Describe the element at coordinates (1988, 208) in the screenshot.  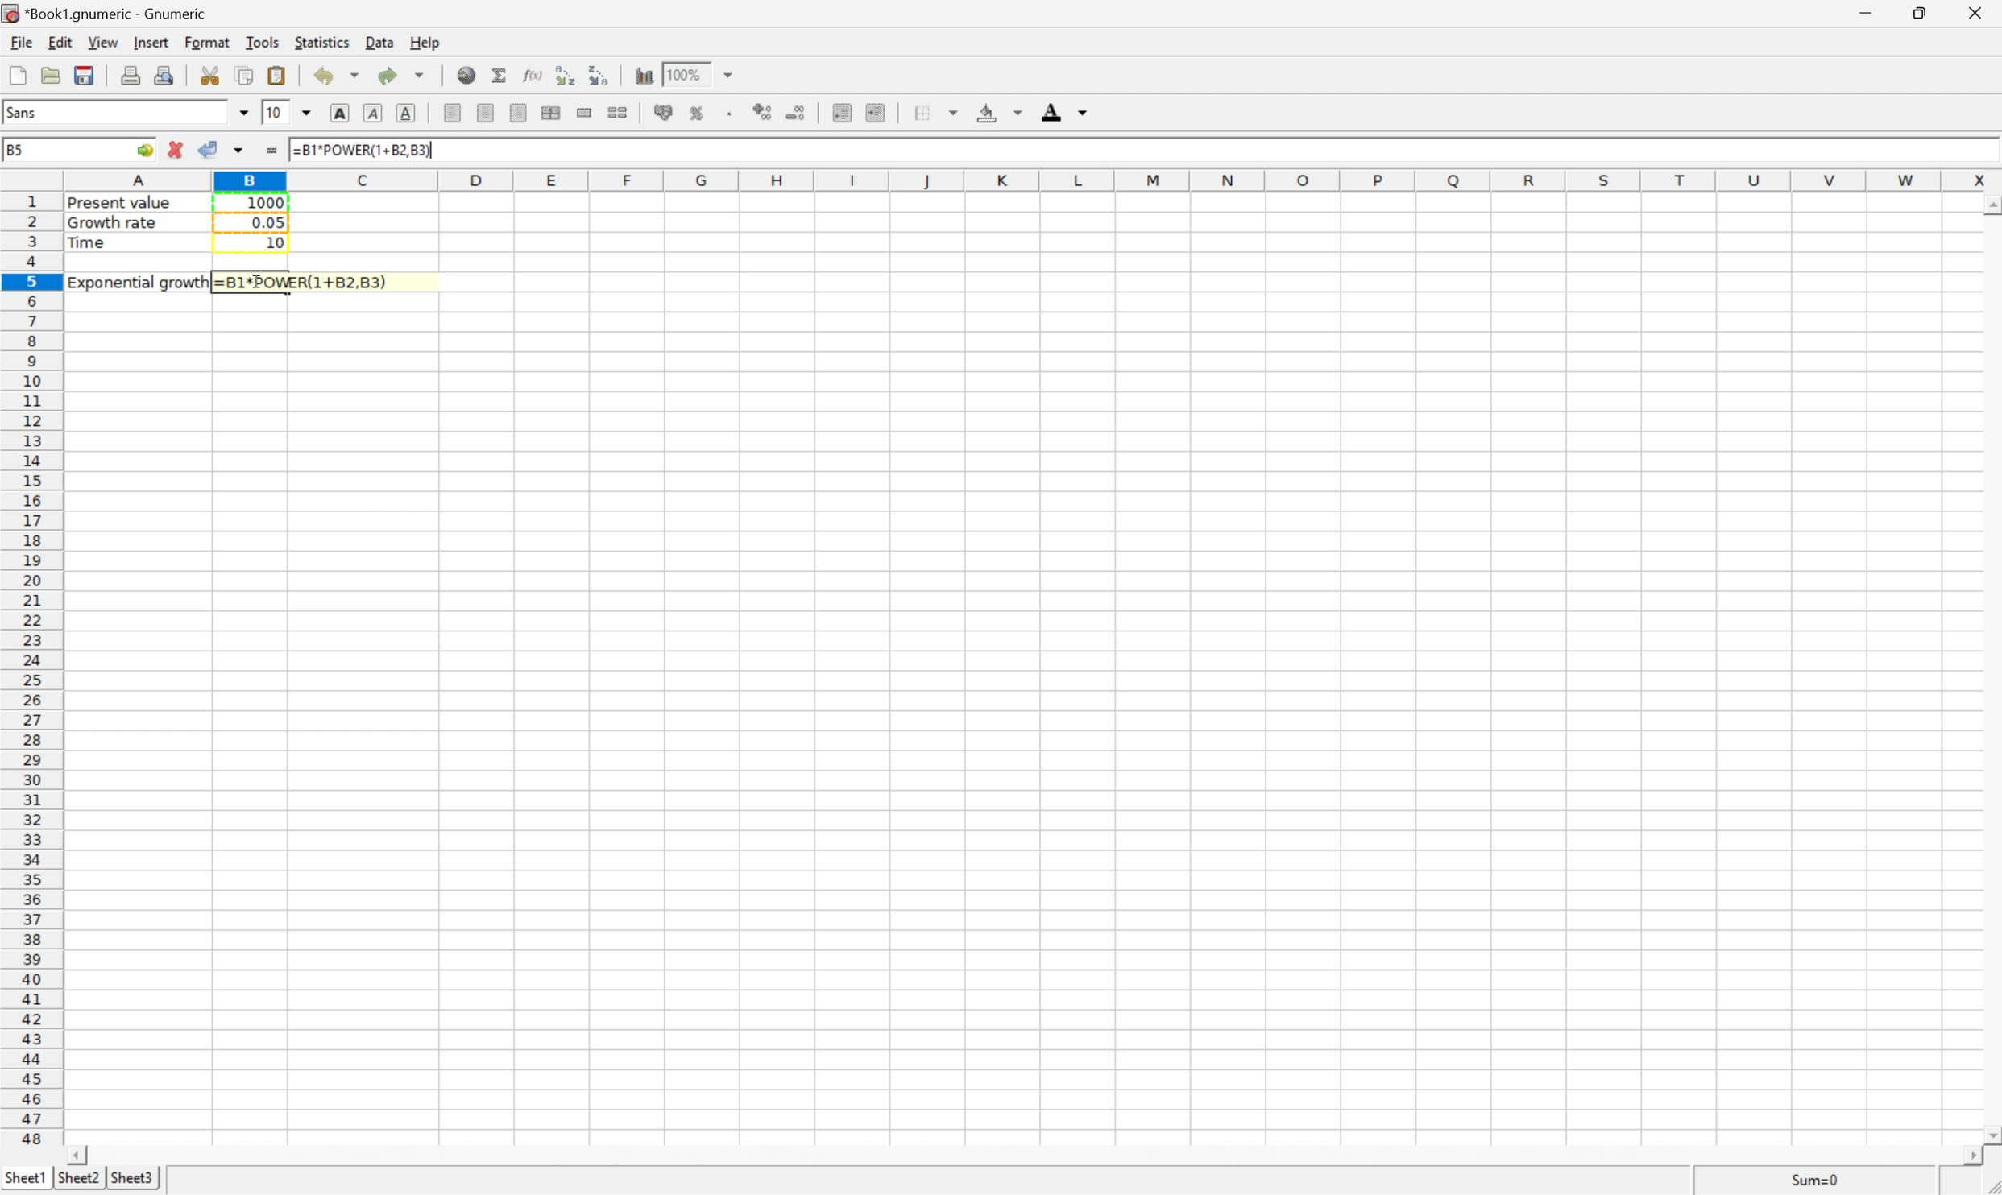
I see `Scroll Up` at that location.